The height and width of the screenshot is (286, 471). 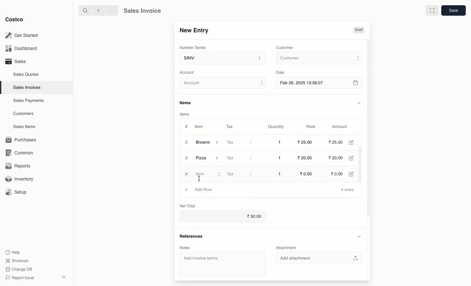 What do you see at coordinates (304, 158) in the screenshot?
I see `20.00` at bounding box center [304, 158].